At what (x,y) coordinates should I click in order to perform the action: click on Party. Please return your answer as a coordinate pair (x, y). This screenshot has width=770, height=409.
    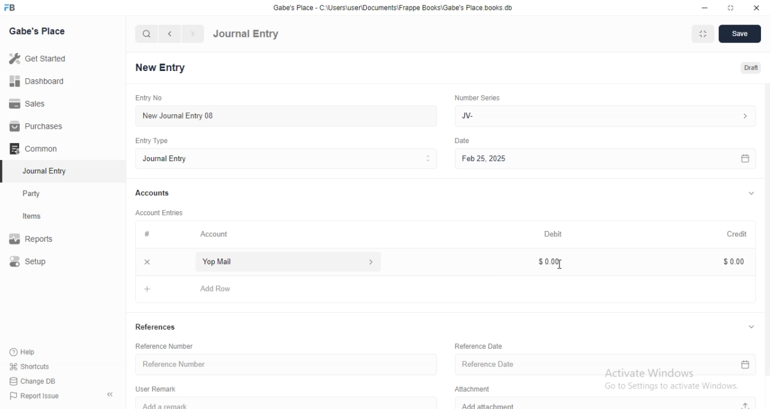
    Looking at the image, I should click on (43, 194).